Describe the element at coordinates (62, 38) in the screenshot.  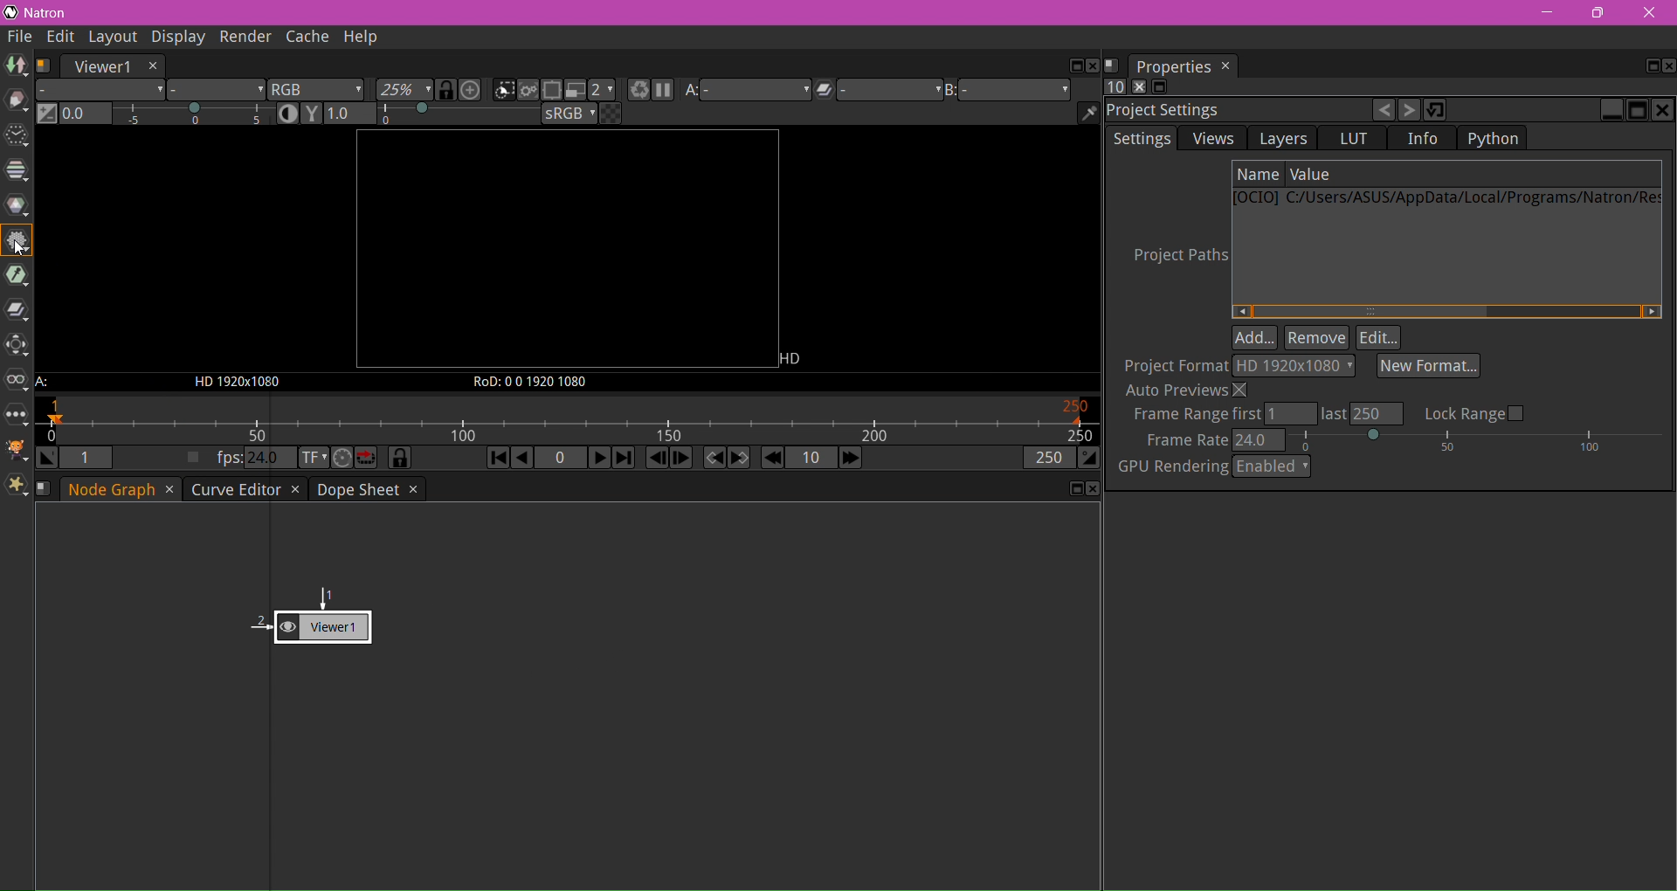
I see `Edit` at that location.